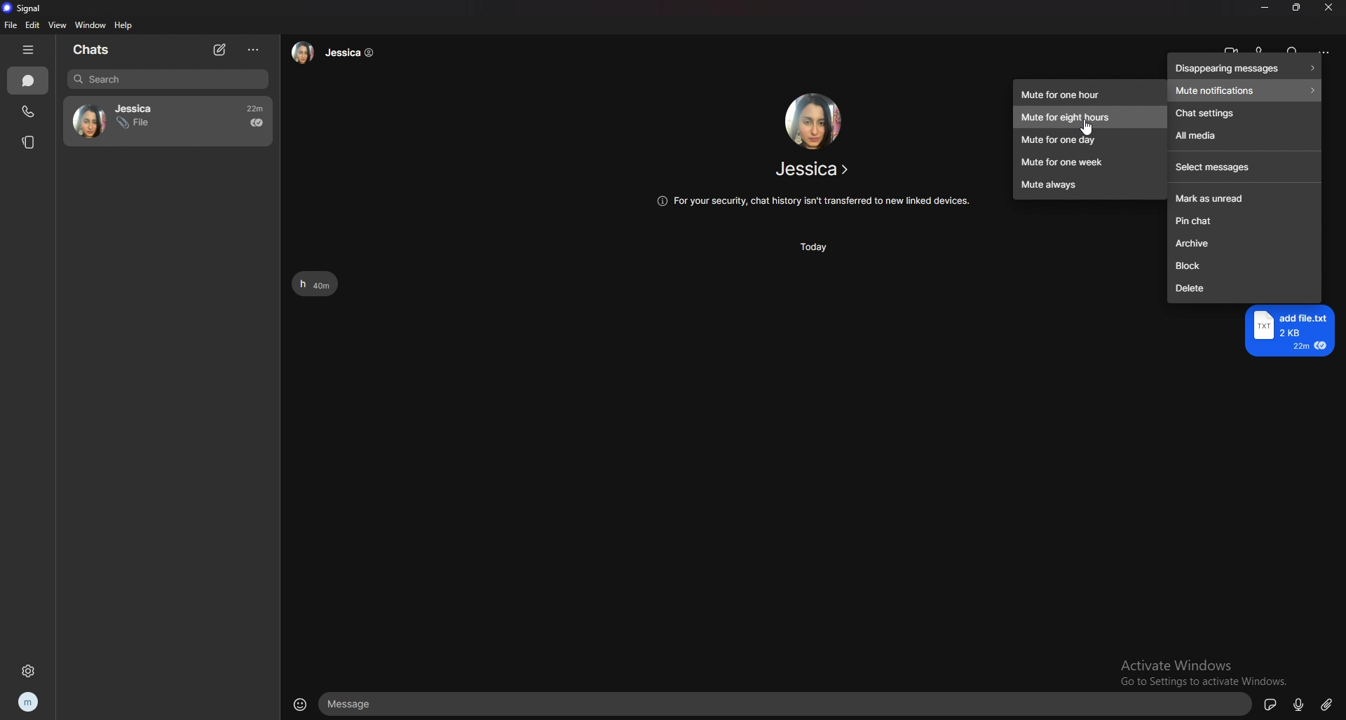 This screenshot has height=720, width=1346. What do you see at coordinates (1265, 8) in the screenshot?
I see `minimize` at bounding box center [1265, 8].